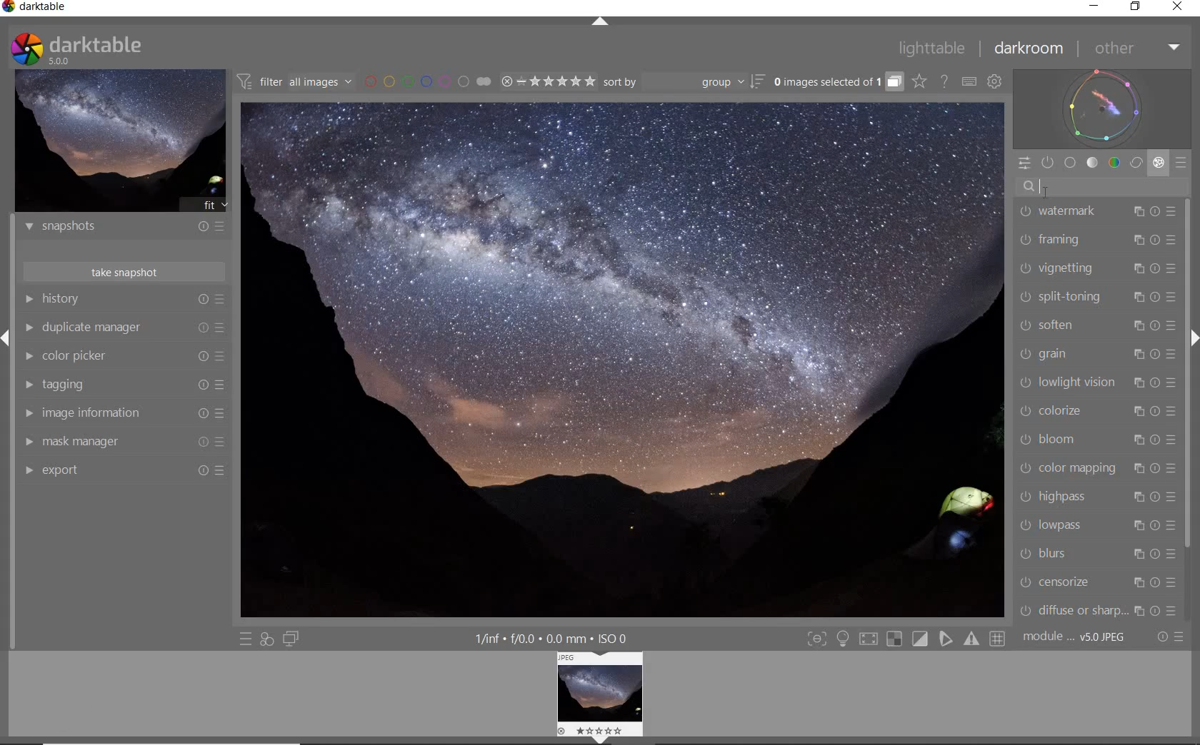 This screenshot has height=745, width=1200. What do you see at coordinates (84, 439) in the screenshot?
I see `mask manager` at bounding box center [84, 439].